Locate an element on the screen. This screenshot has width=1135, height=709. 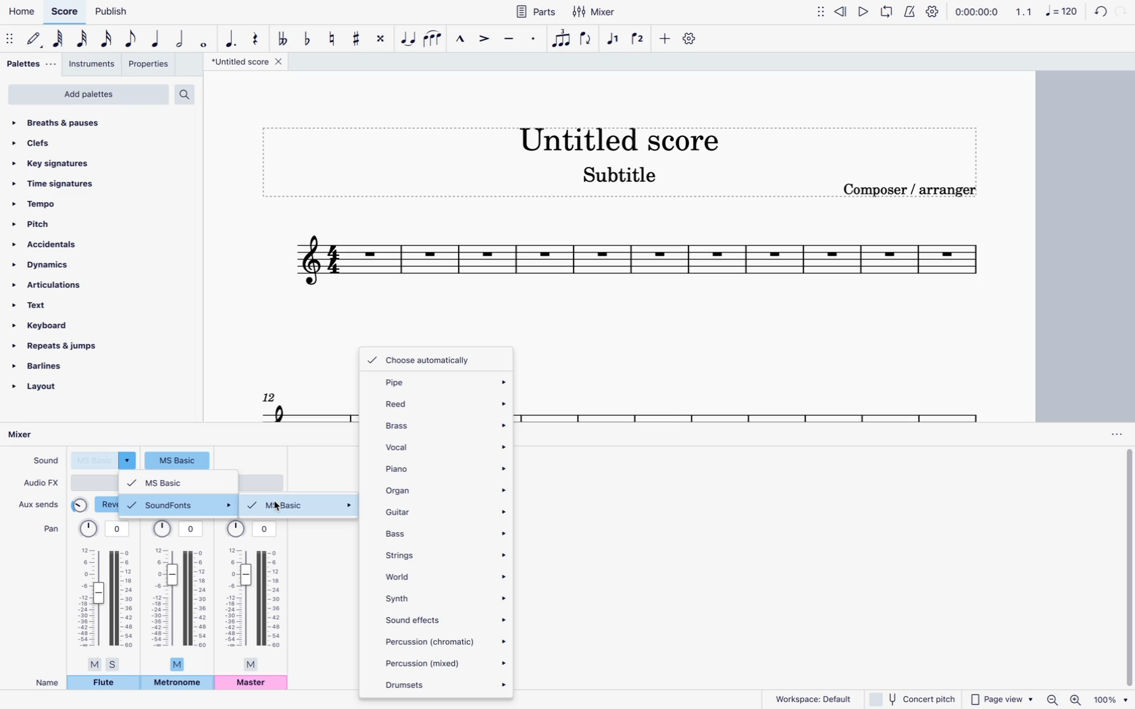
search is located at coordinates (188, 94).